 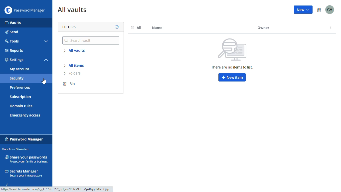 What do you see at coordinates (20, 97) in the screenshot?
I see `subscription` at bounding box center [20, 97].